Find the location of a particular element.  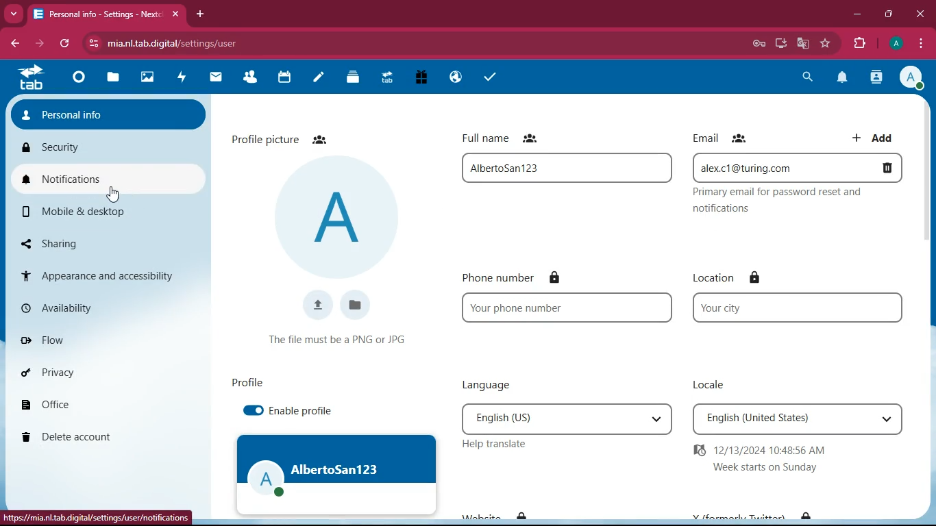

English(United States) is located at coordinates (800, 419).